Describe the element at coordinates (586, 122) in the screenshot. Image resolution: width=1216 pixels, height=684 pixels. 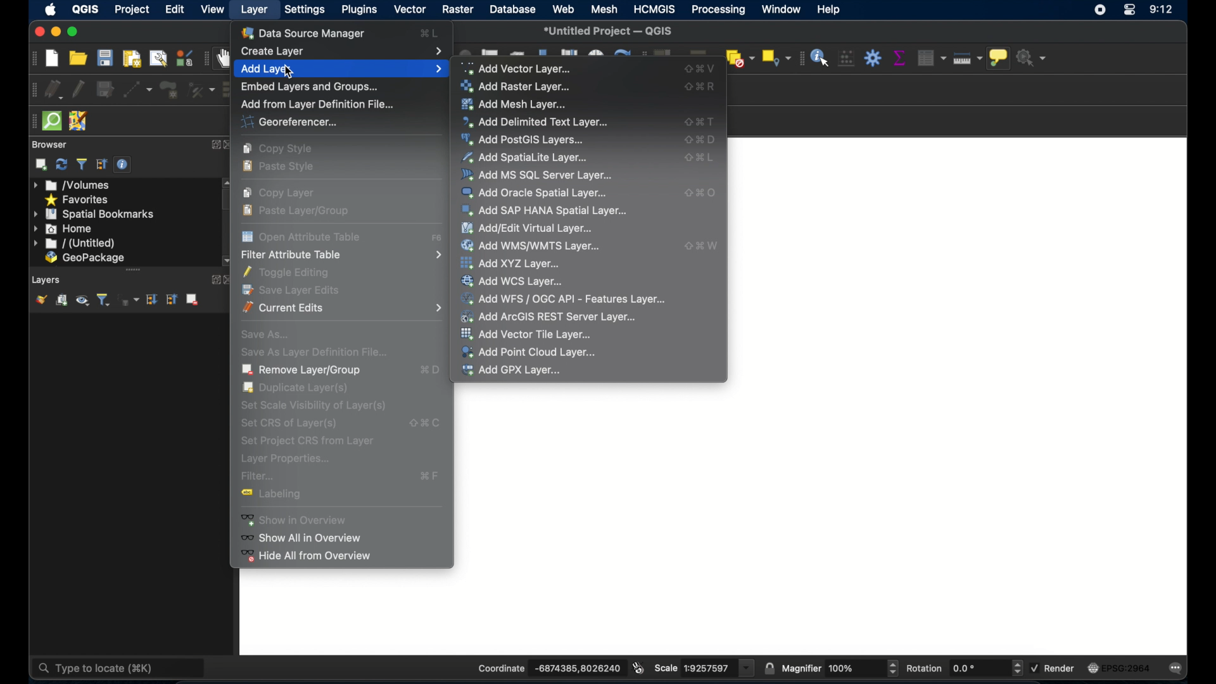
I see `Add Delimited Text Layer...` at that location.